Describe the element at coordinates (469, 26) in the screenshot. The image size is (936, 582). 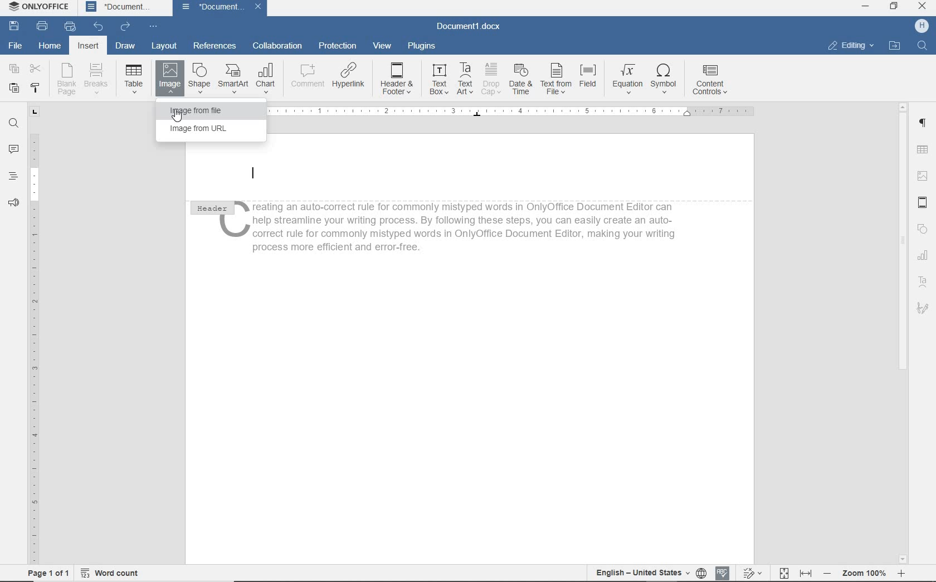
I see `DOCUMENT .docx` at that location.